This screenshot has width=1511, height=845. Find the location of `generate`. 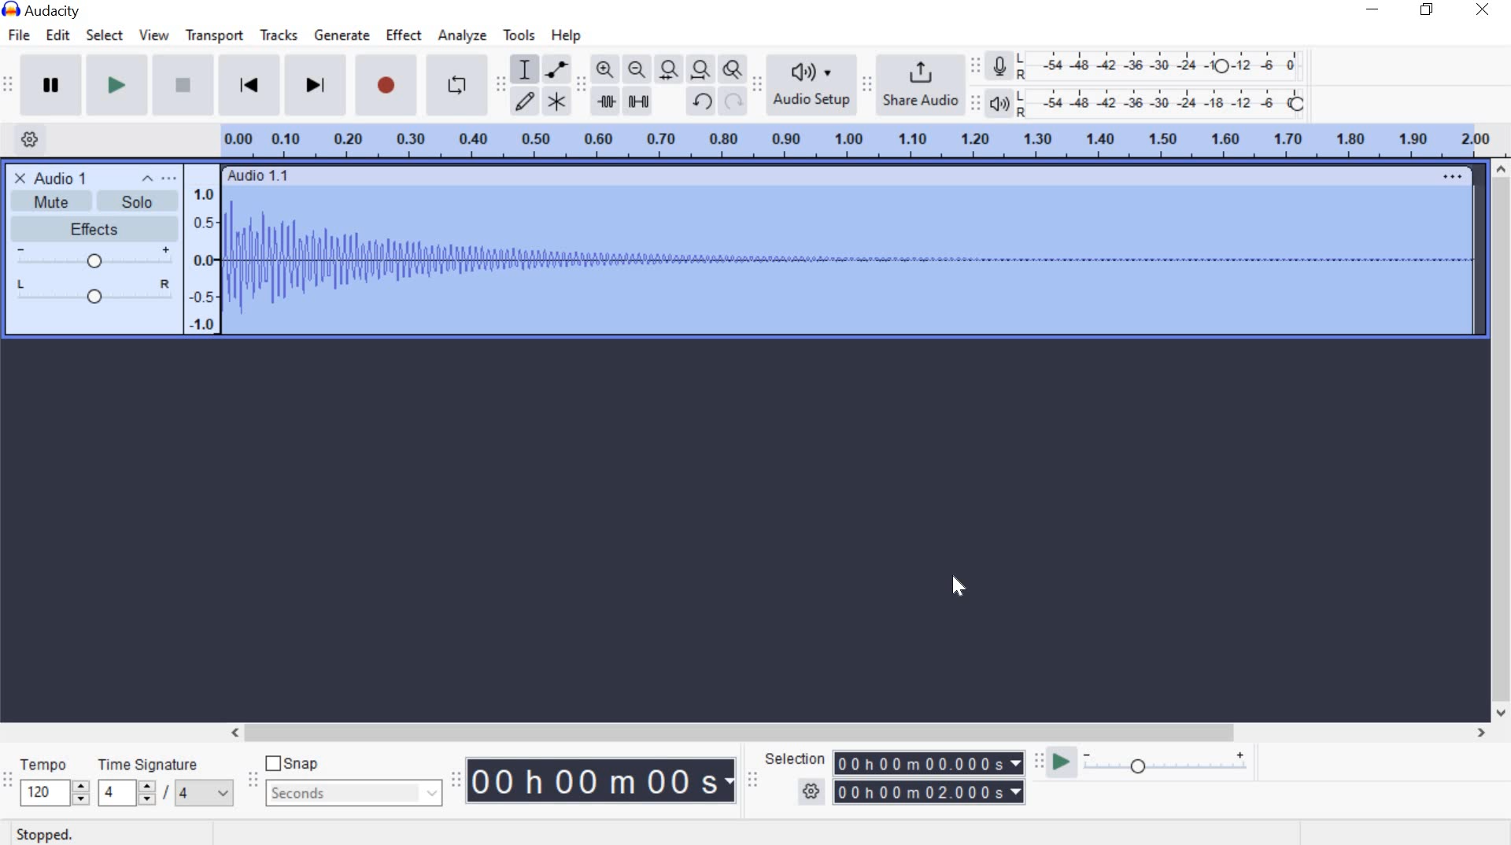

generate is located at coordinates (340, 34).